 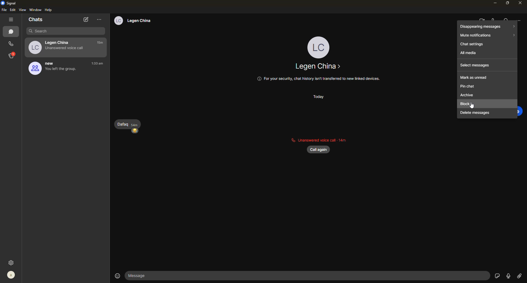 What do you see at coordinates (50, 69) in the screenshot?
I see `new
You left the group.` at bounding box center [50, 69].